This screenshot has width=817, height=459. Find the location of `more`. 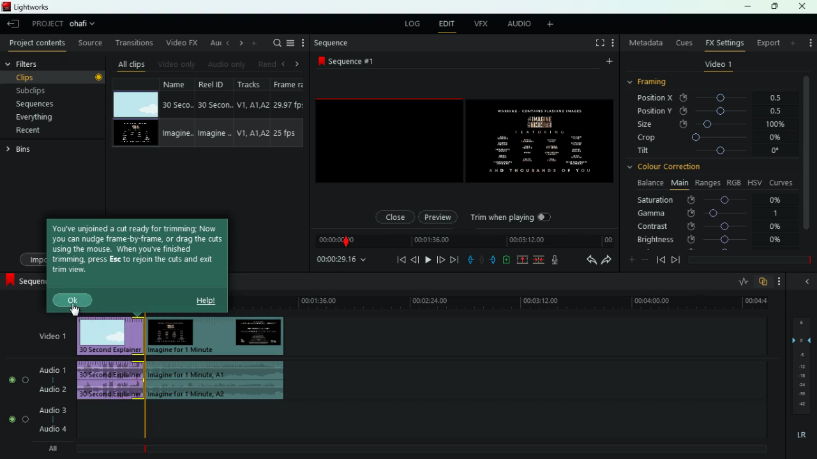

more is located at coordinates (608, 63).